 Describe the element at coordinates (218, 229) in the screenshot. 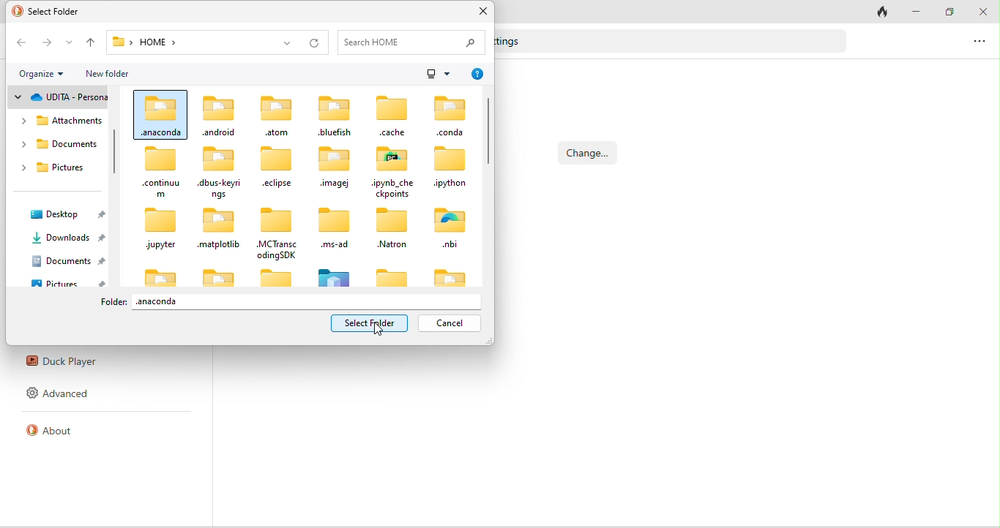

I see `.matplotlib` at that location.